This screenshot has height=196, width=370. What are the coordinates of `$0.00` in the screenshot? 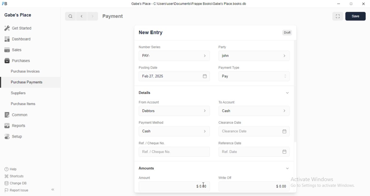 It's located at (174, 186).